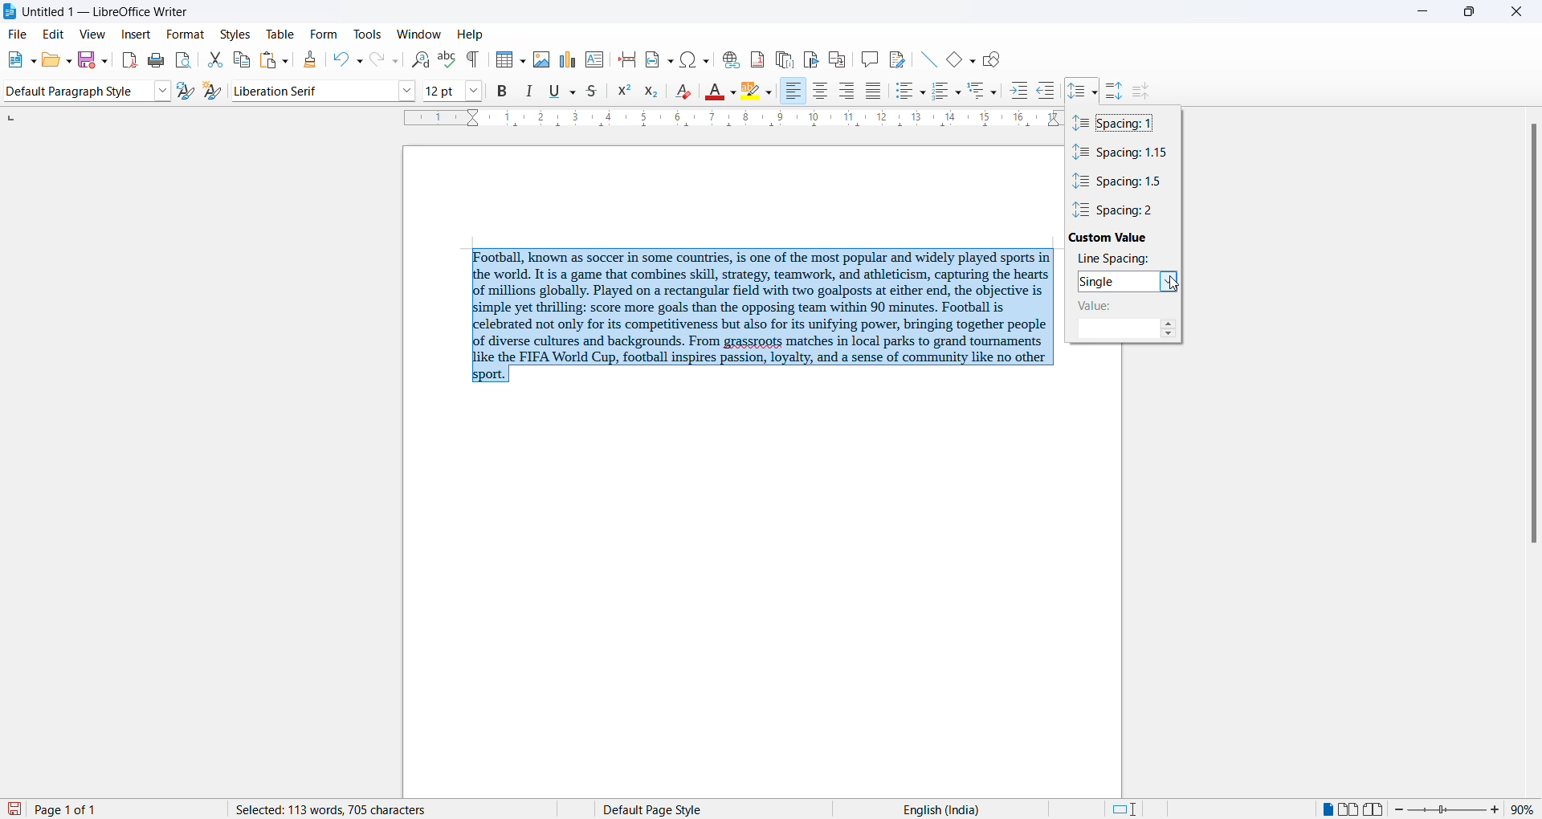  Describe the element at coordinates (995, 92) in the screenshot. I see `outline format options` at that location.